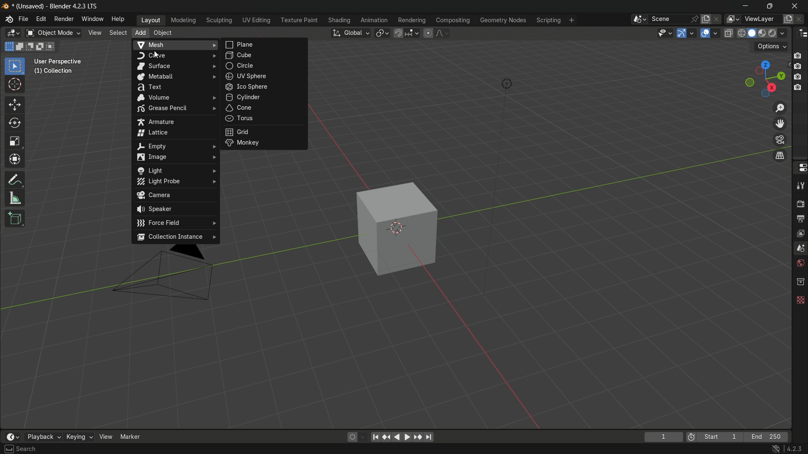 The width and height of the screenshot is (808, 454). I want to click on cone, so click(264, 108).